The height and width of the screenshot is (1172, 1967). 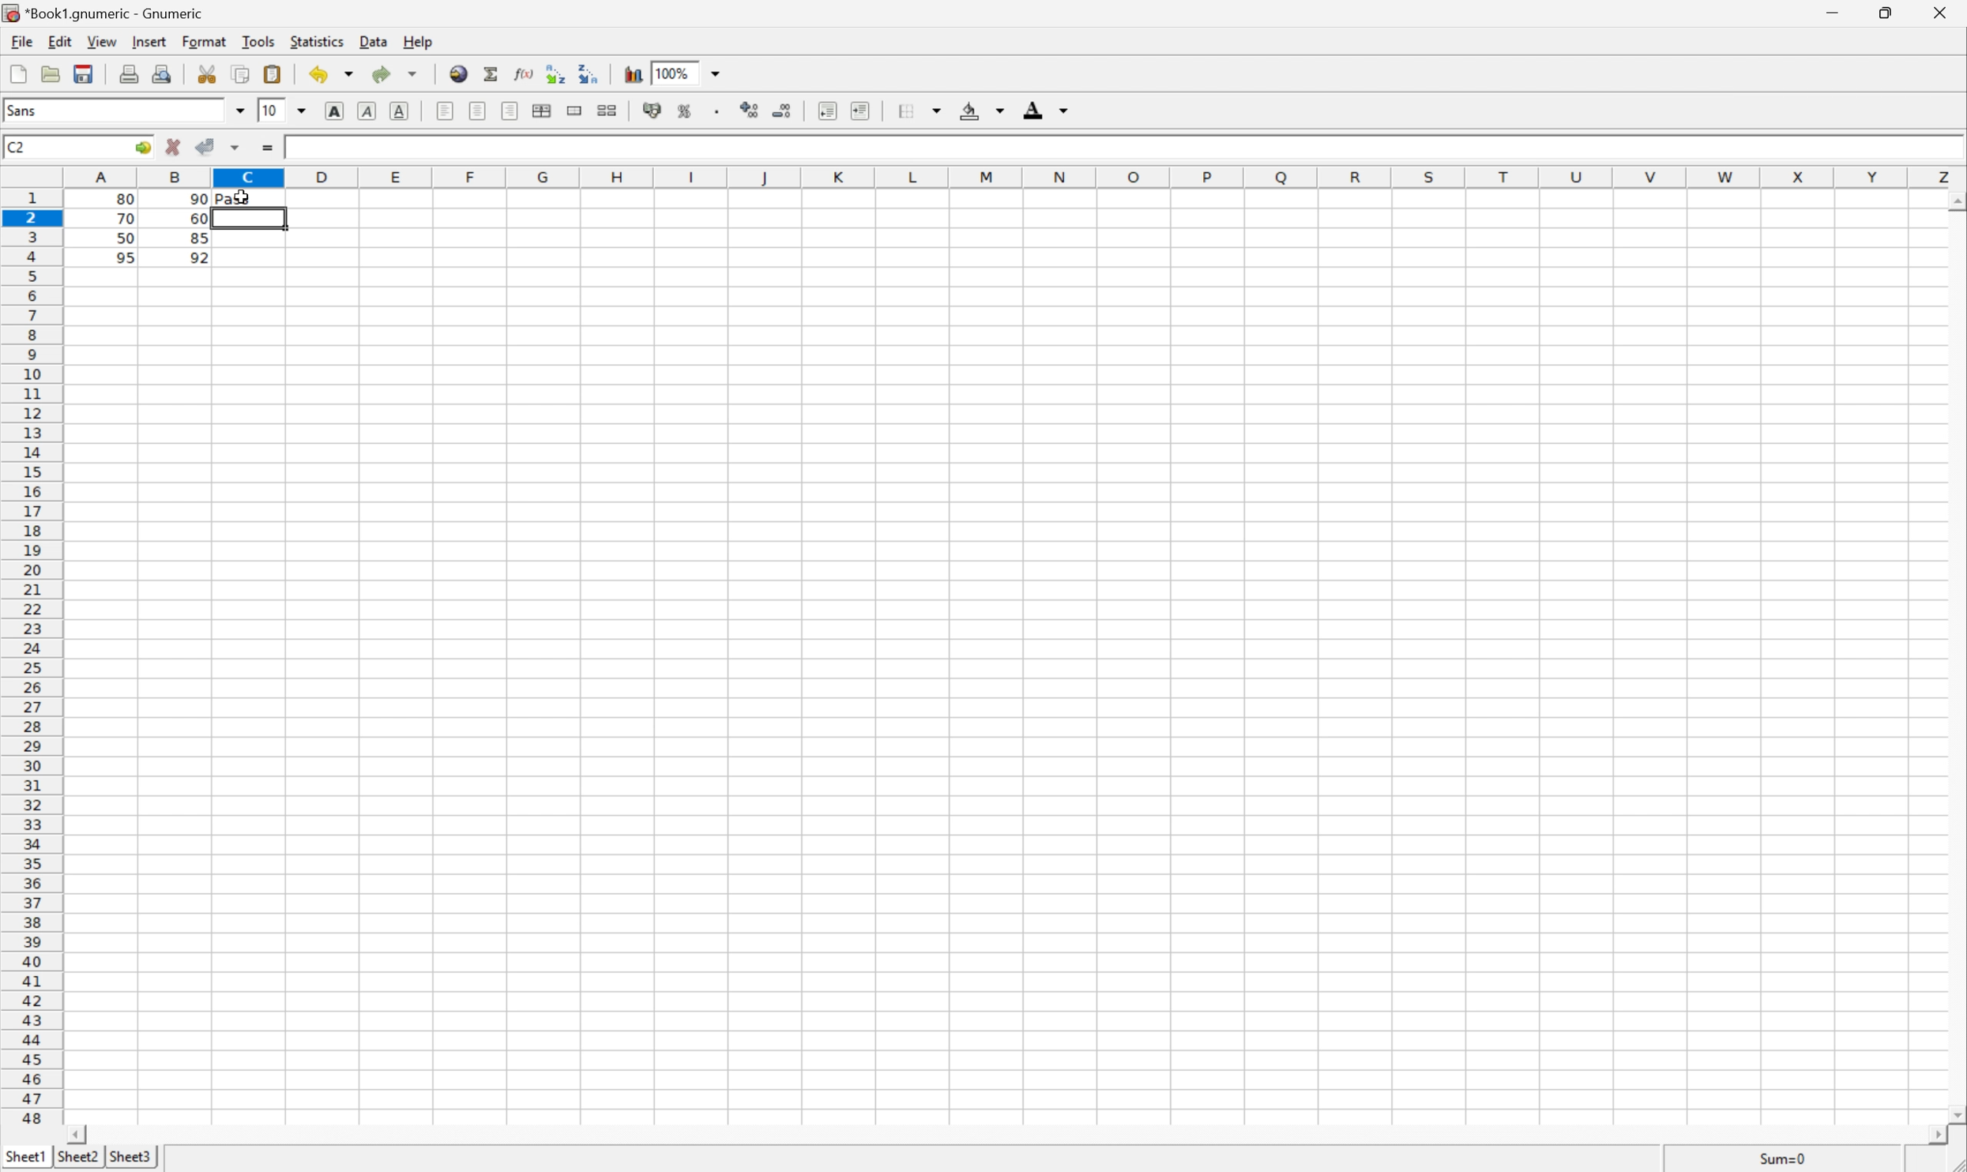 I want to click on 95, so click(x=124, y=257).